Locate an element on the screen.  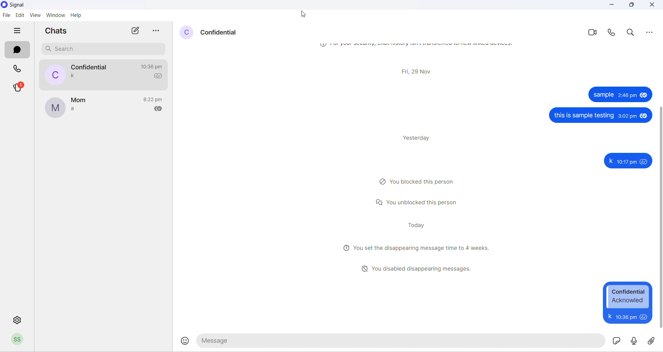
2:46 pm is located at coordinates (626, 95).